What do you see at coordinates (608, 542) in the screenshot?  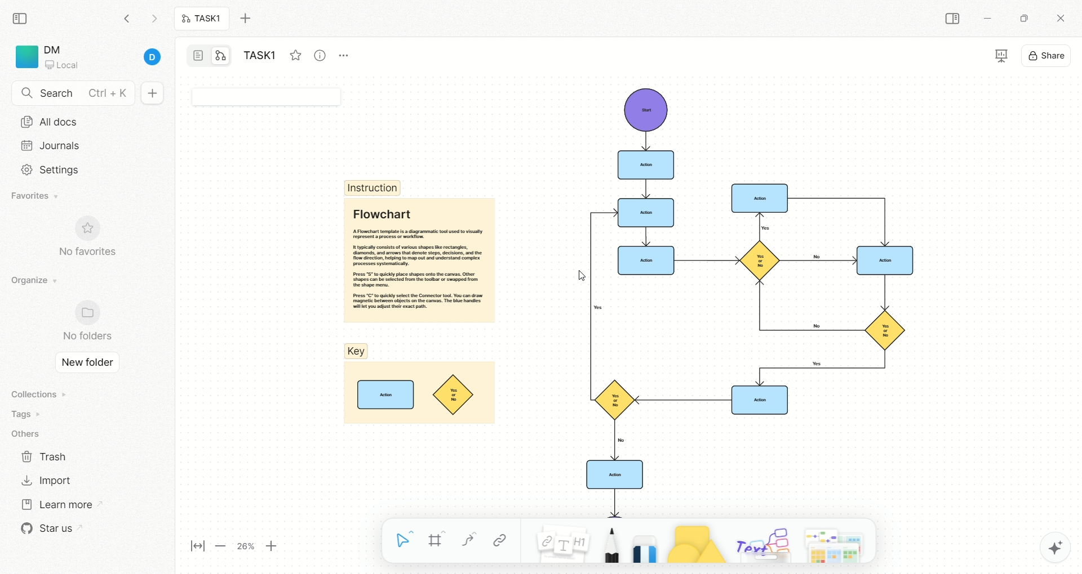 I see `pencil` at bounding box center [608, 542].